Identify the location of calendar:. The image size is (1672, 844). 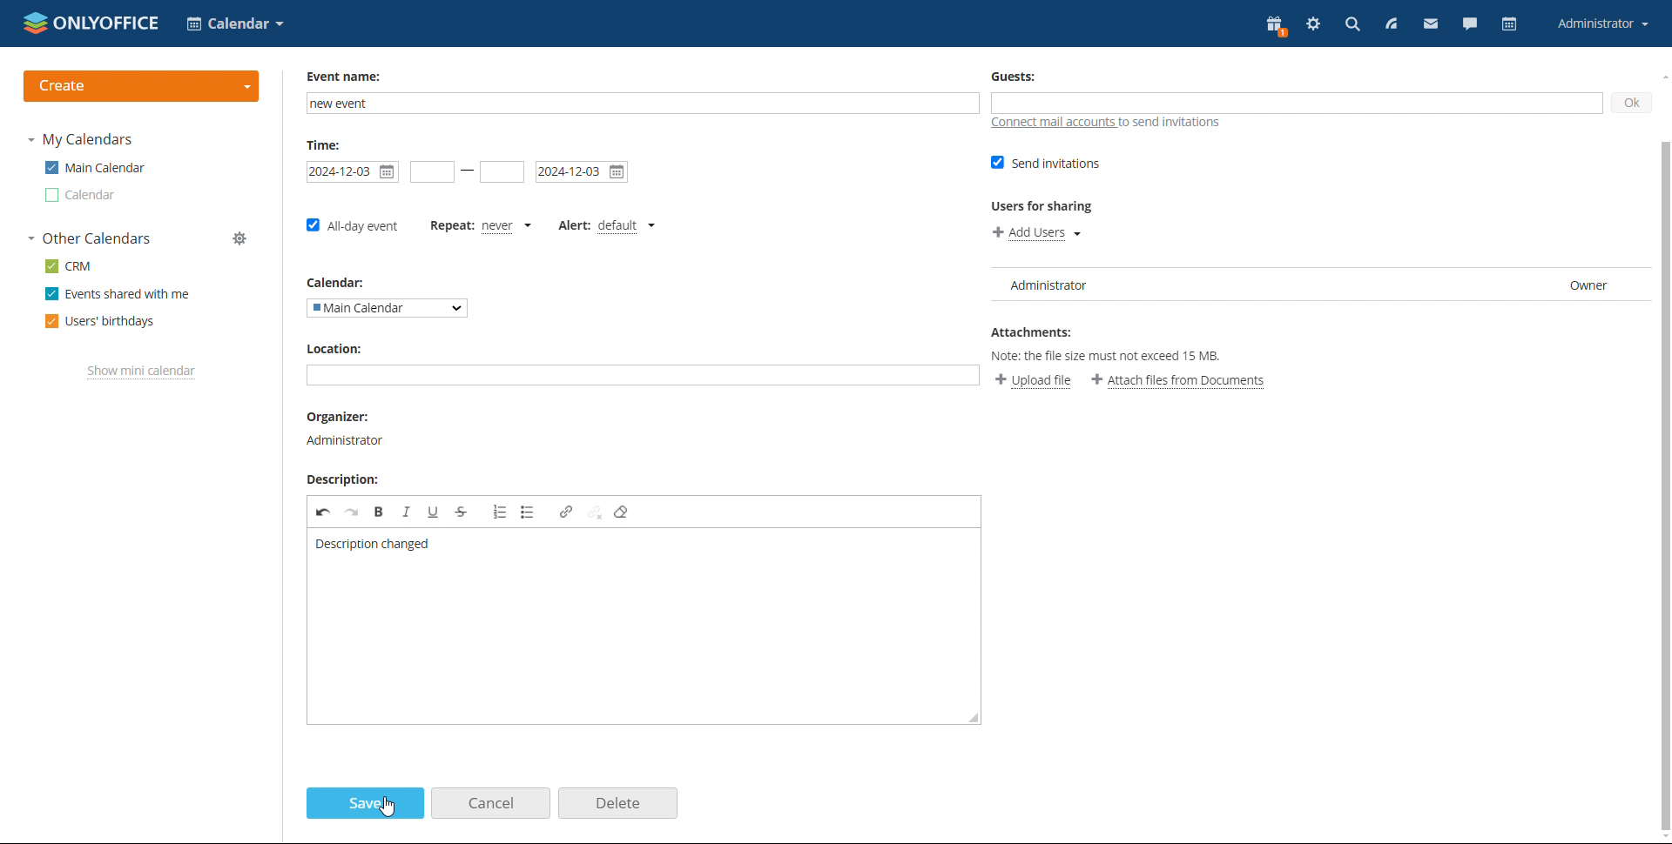
(341, 282).